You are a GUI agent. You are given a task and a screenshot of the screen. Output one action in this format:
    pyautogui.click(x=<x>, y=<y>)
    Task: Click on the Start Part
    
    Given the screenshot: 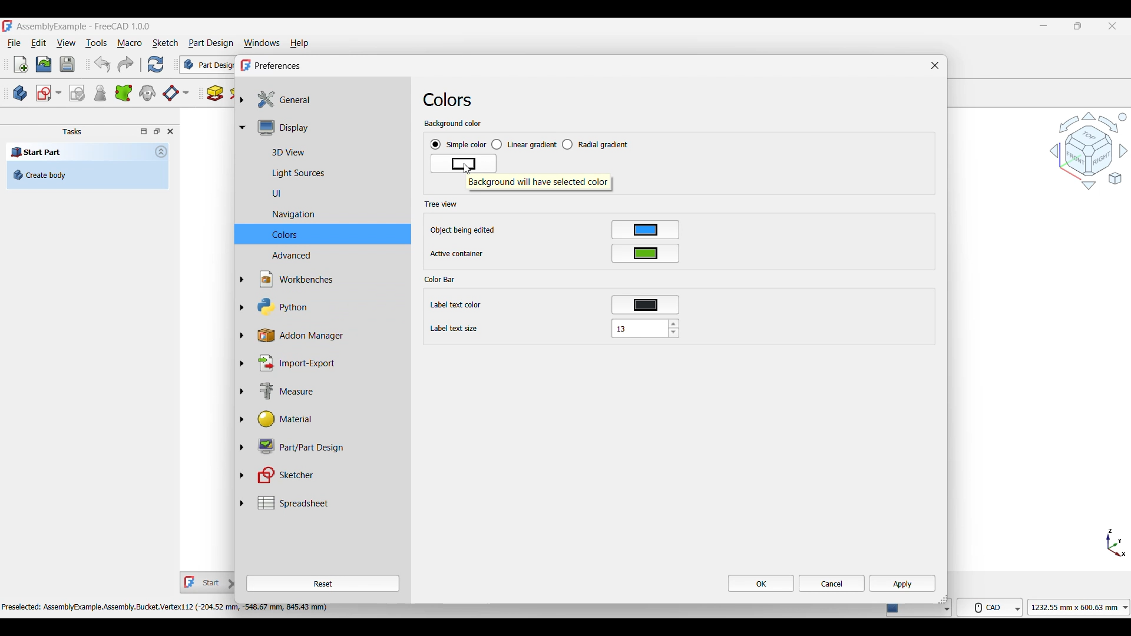 What is the action you would take?
    pyautogui.click(x=37, y=151)
    